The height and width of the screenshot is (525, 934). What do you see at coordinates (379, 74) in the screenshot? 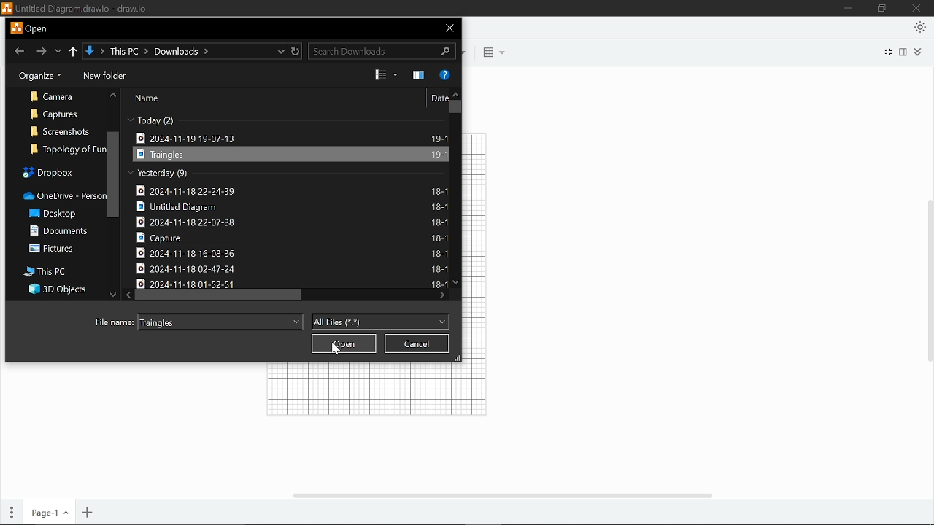
I see `Change view` at bounding box center [379, 74].